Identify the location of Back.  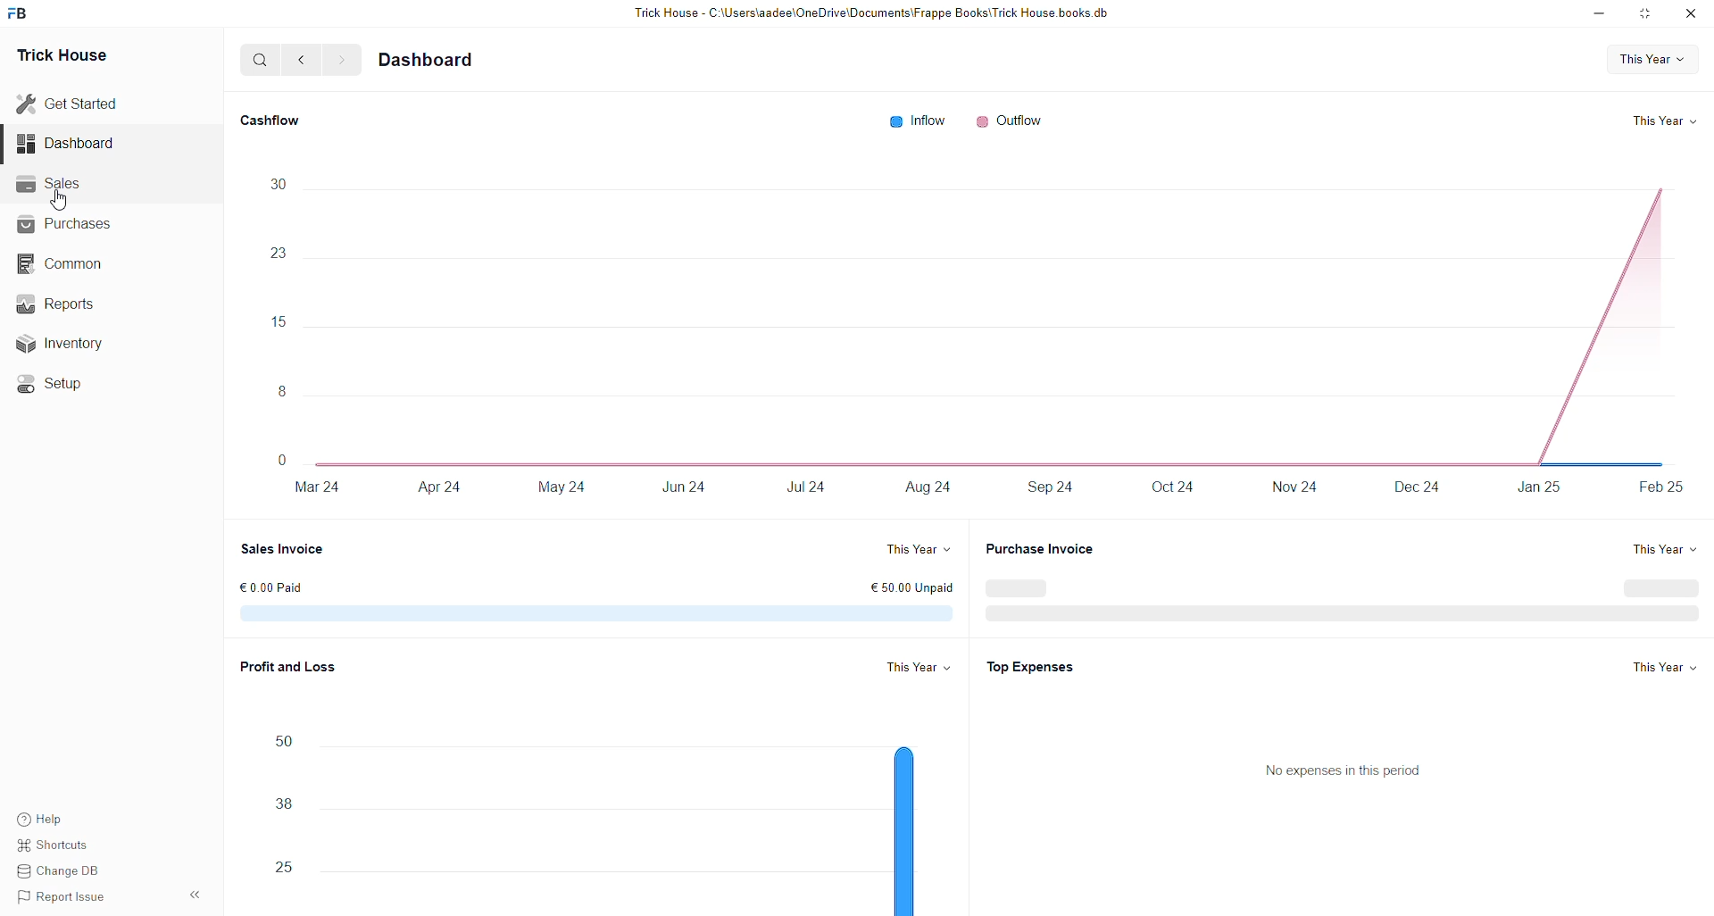
(302, 61).